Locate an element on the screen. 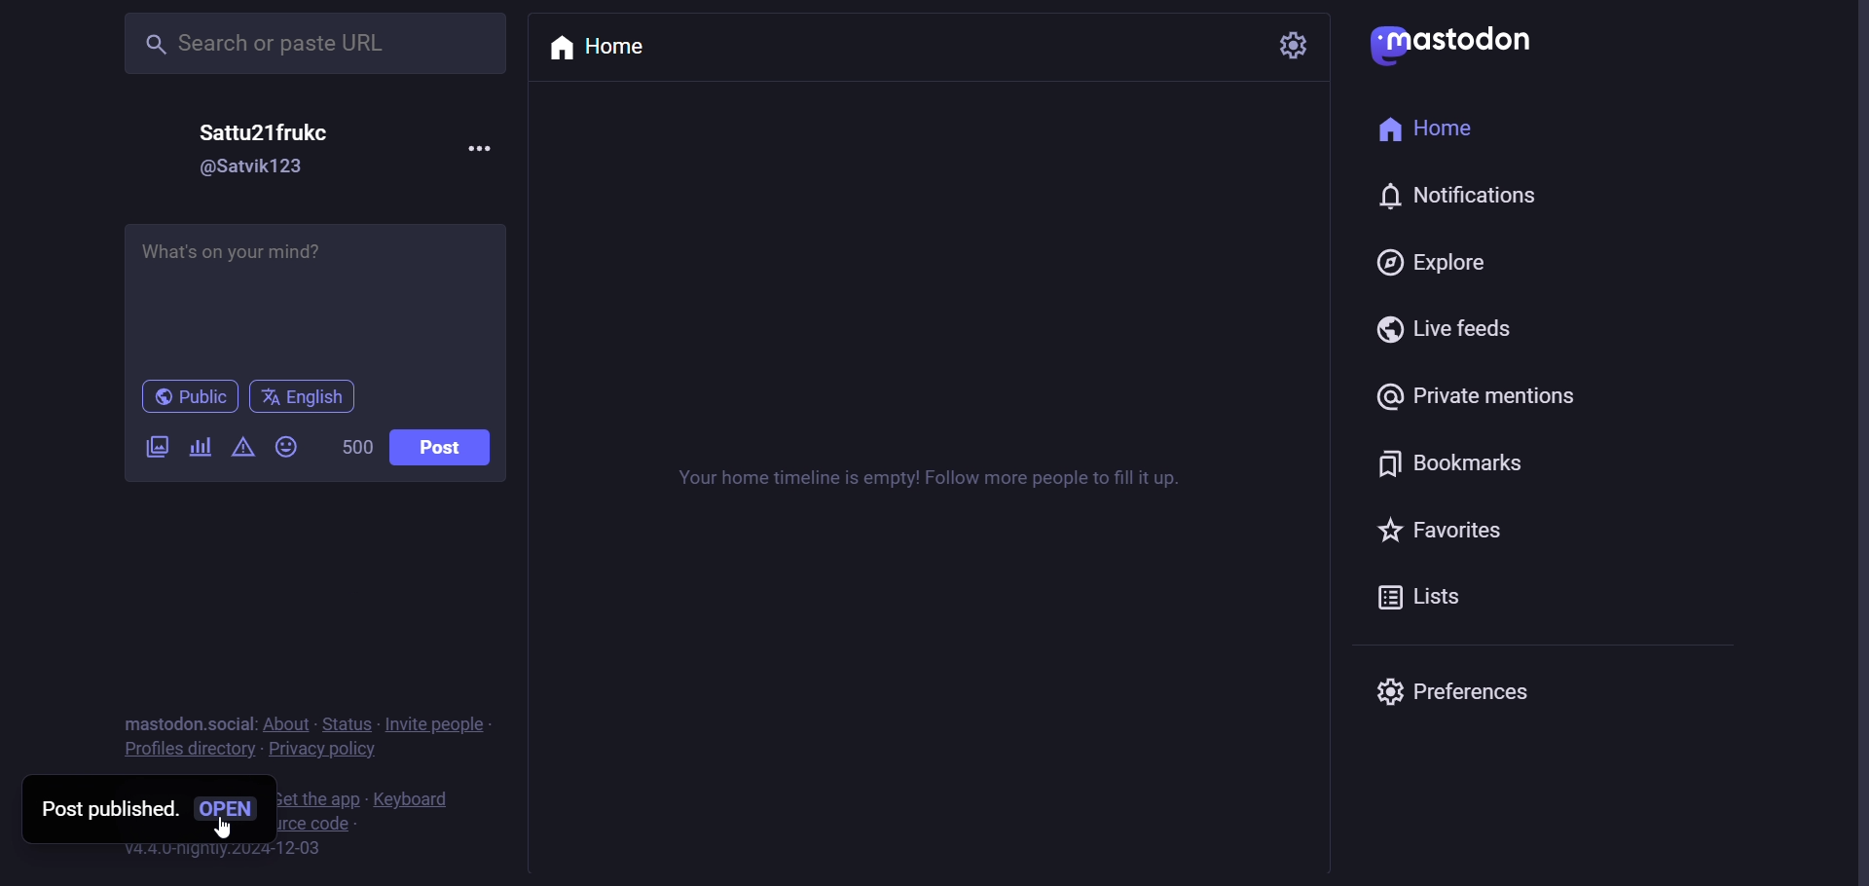 This screenshot has height=886, width=1869. bookmarks is located at coordinates (1451, 464).